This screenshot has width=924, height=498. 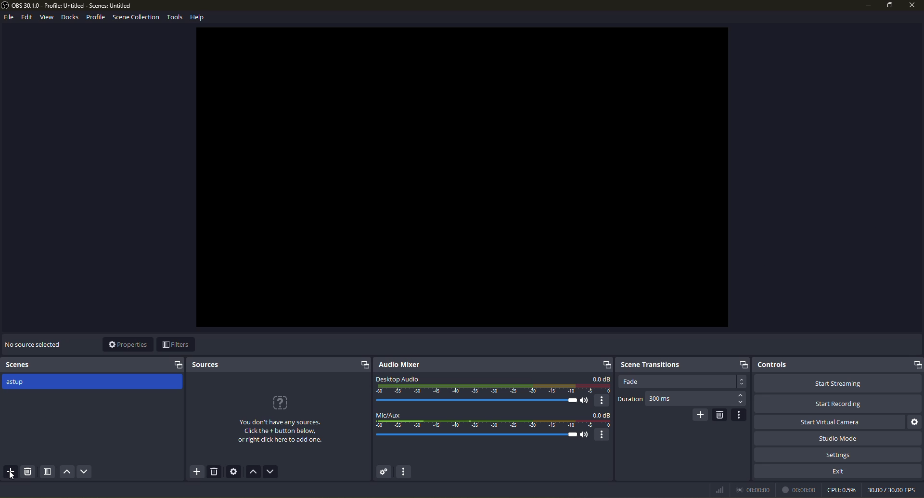 What do you see at coordinates (838, 403) in the screenshot?
I see `start recording` at bounding box center [838, 403].